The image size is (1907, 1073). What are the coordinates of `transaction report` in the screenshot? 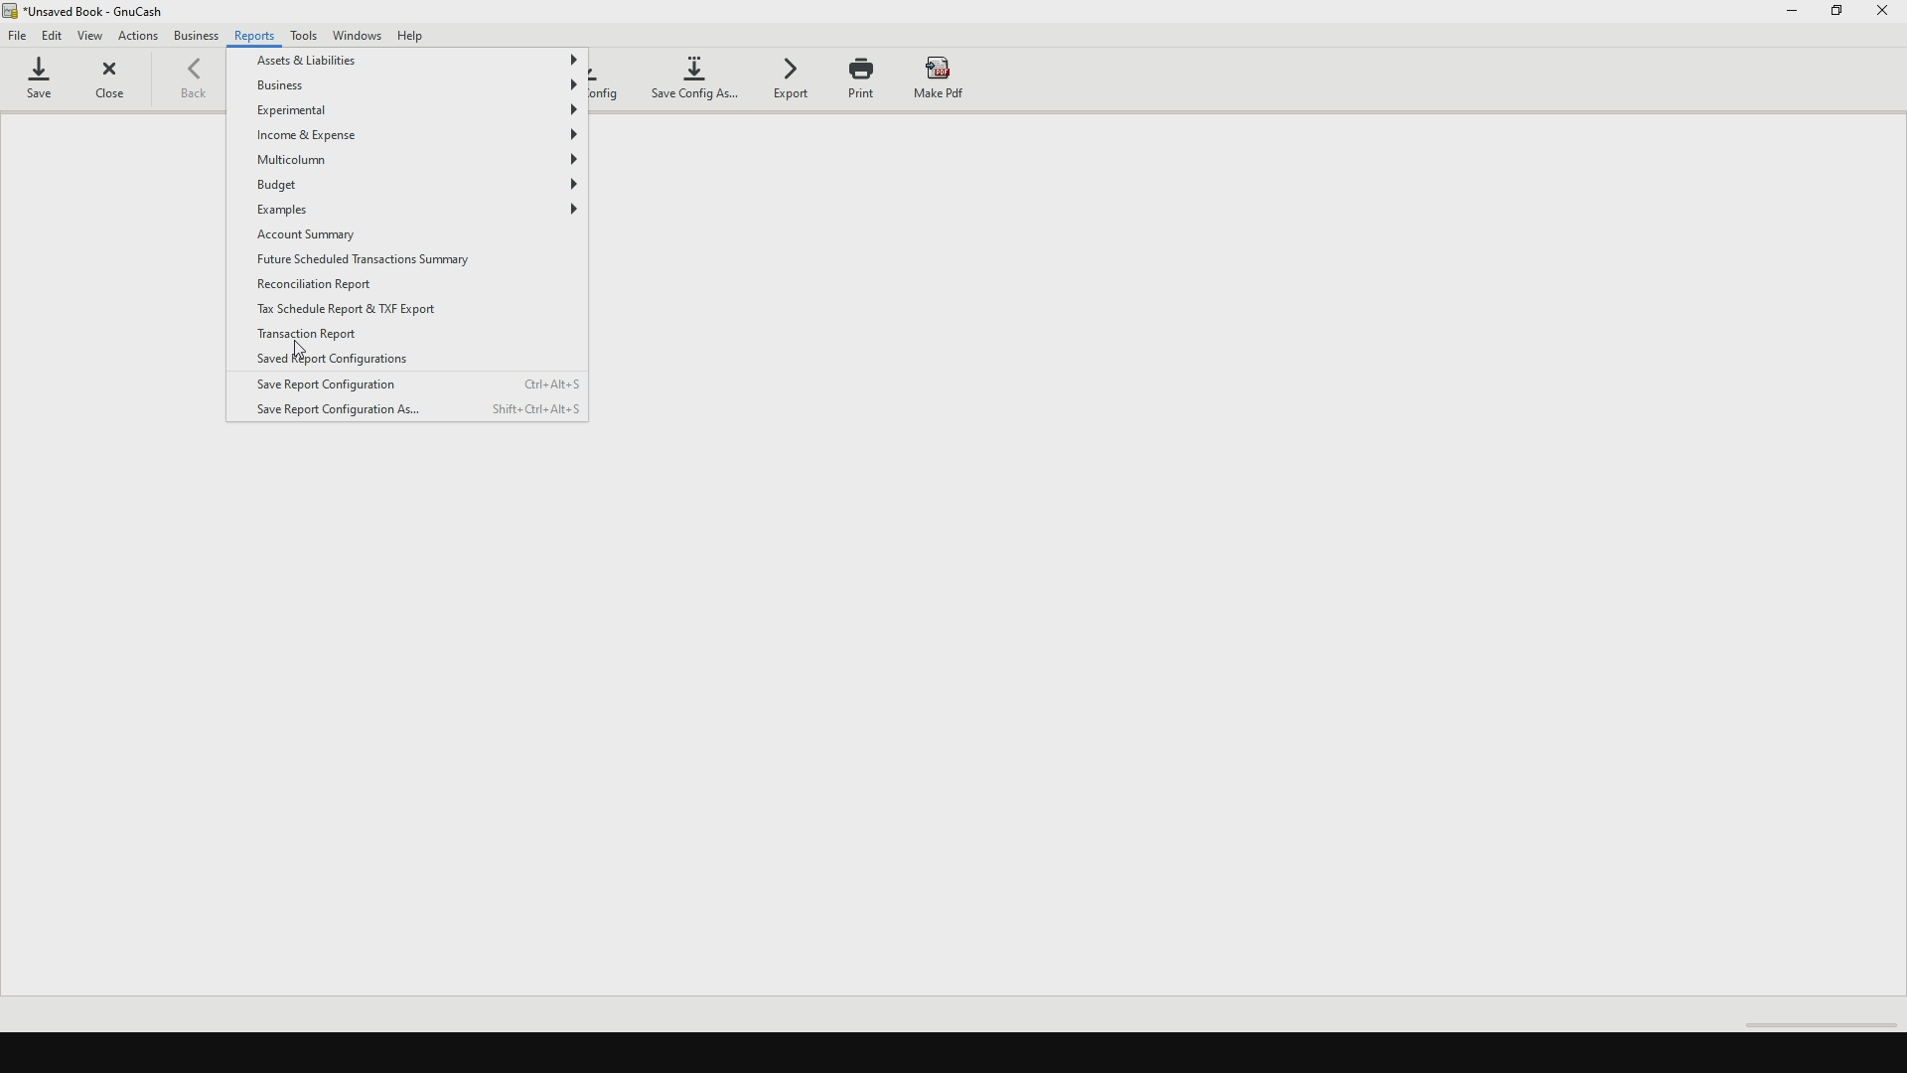 It's located at (306, 337).